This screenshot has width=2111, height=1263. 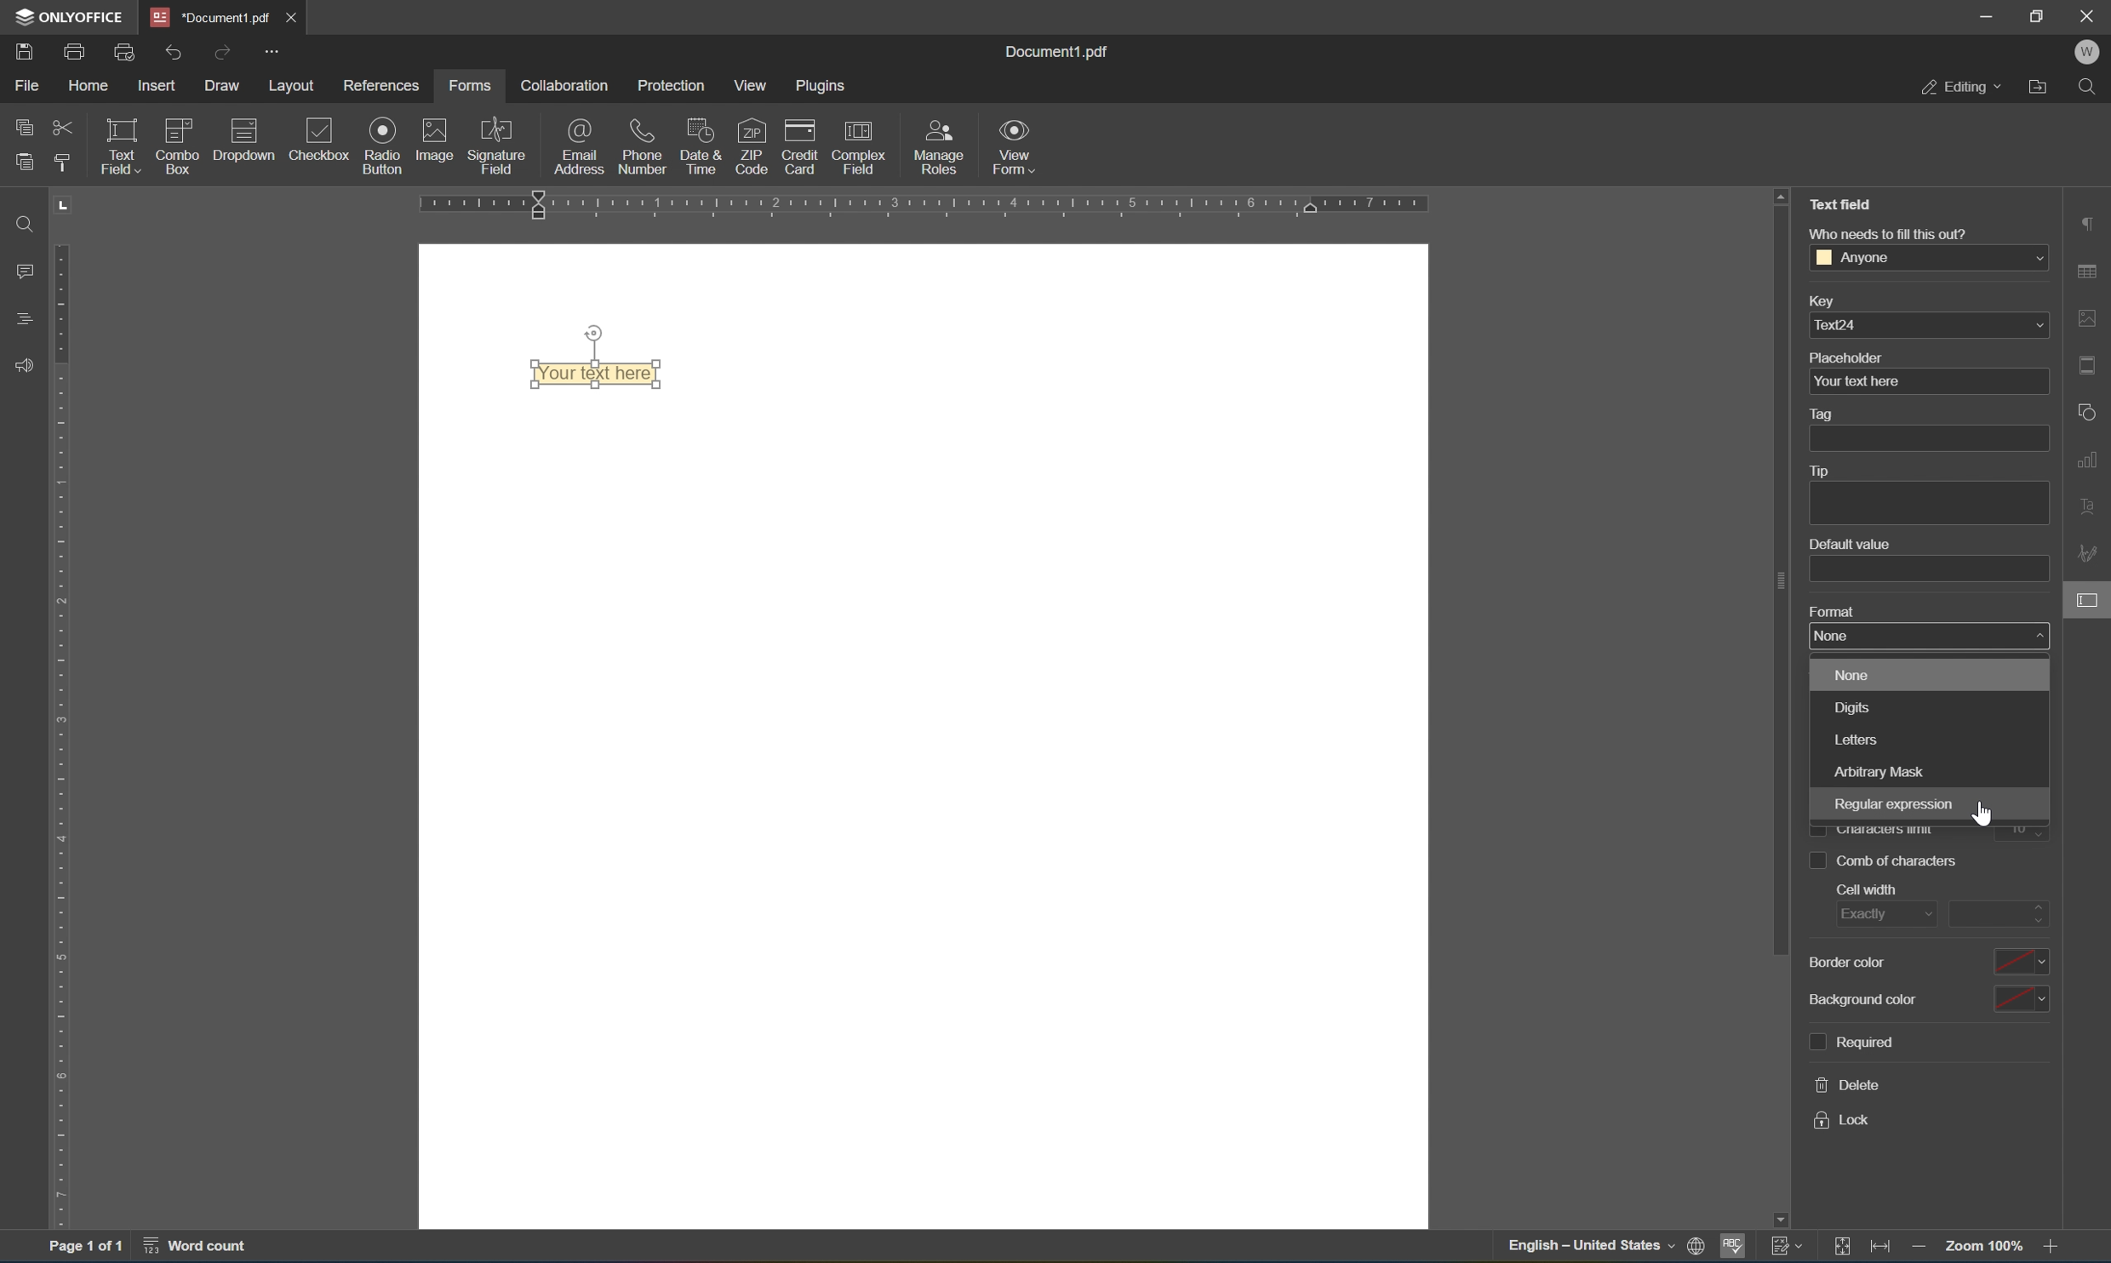 I want to click on select border color, so click(x=2021, y=959).